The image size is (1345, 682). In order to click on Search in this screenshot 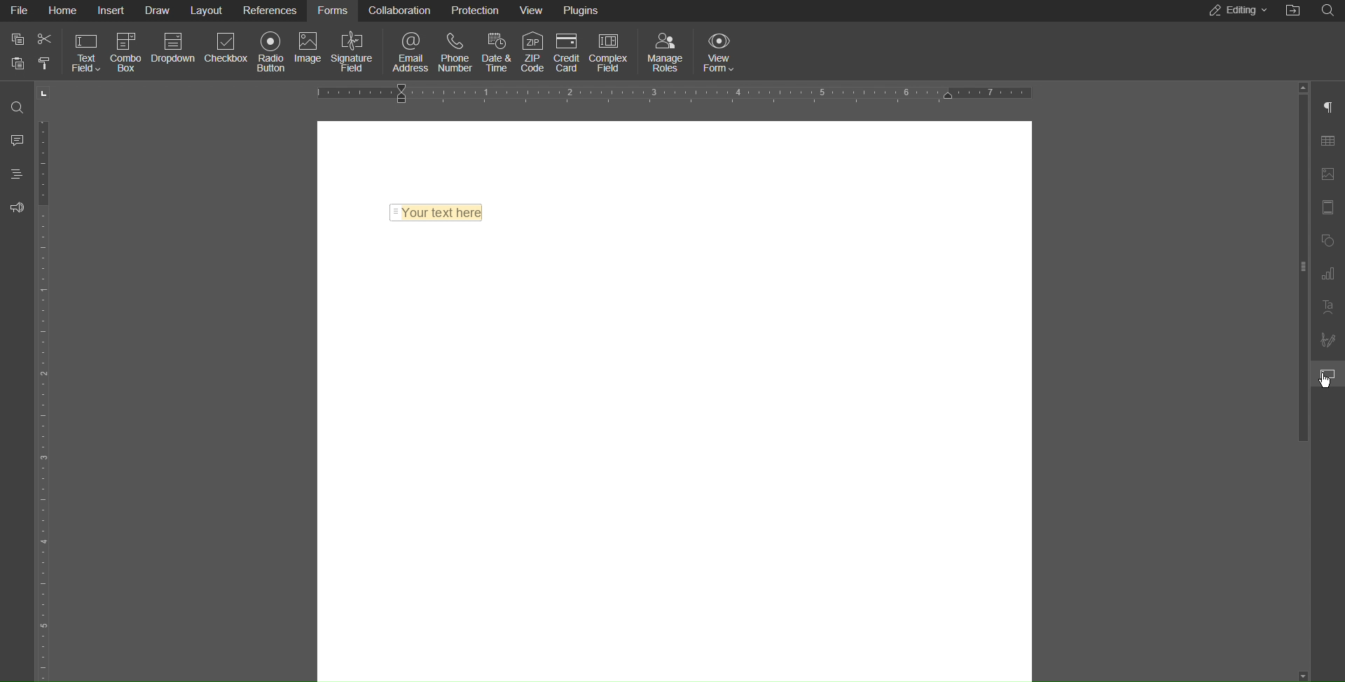, I will do `click(15, 102)`.